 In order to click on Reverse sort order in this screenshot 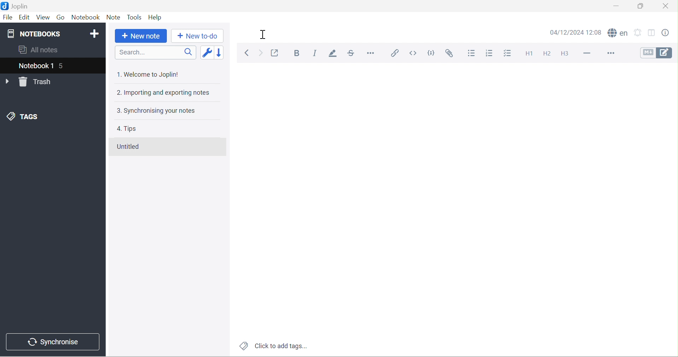, I will do `click(221, 51)`.